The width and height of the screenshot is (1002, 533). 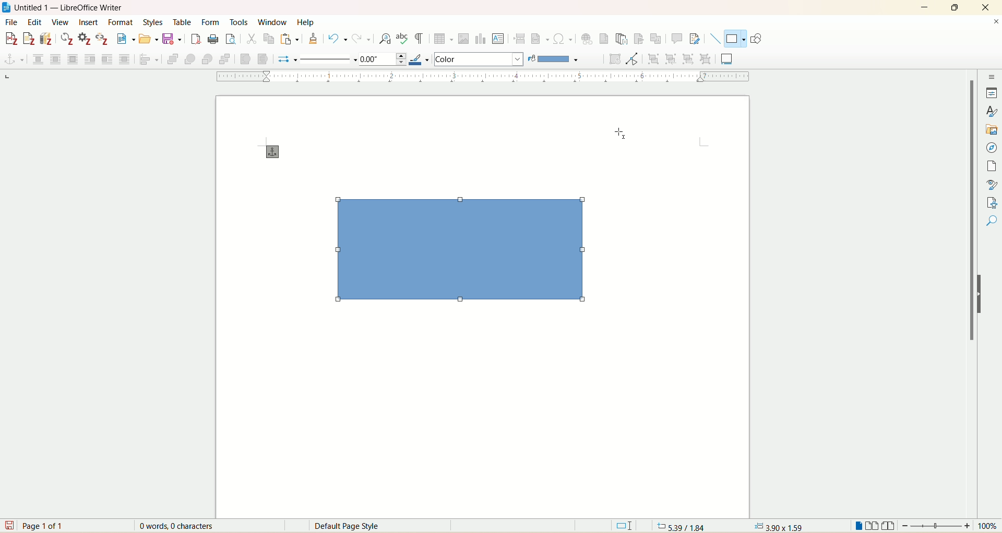 What do you see at coordinates (992, 221) in the screenshot?
I see `accessibility check` at bounding box center [992, 221].